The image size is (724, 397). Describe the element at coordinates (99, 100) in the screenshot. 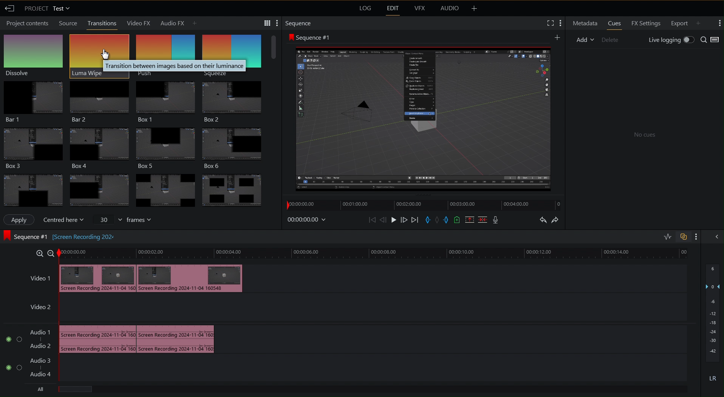

I see `Bar 2` at that location.